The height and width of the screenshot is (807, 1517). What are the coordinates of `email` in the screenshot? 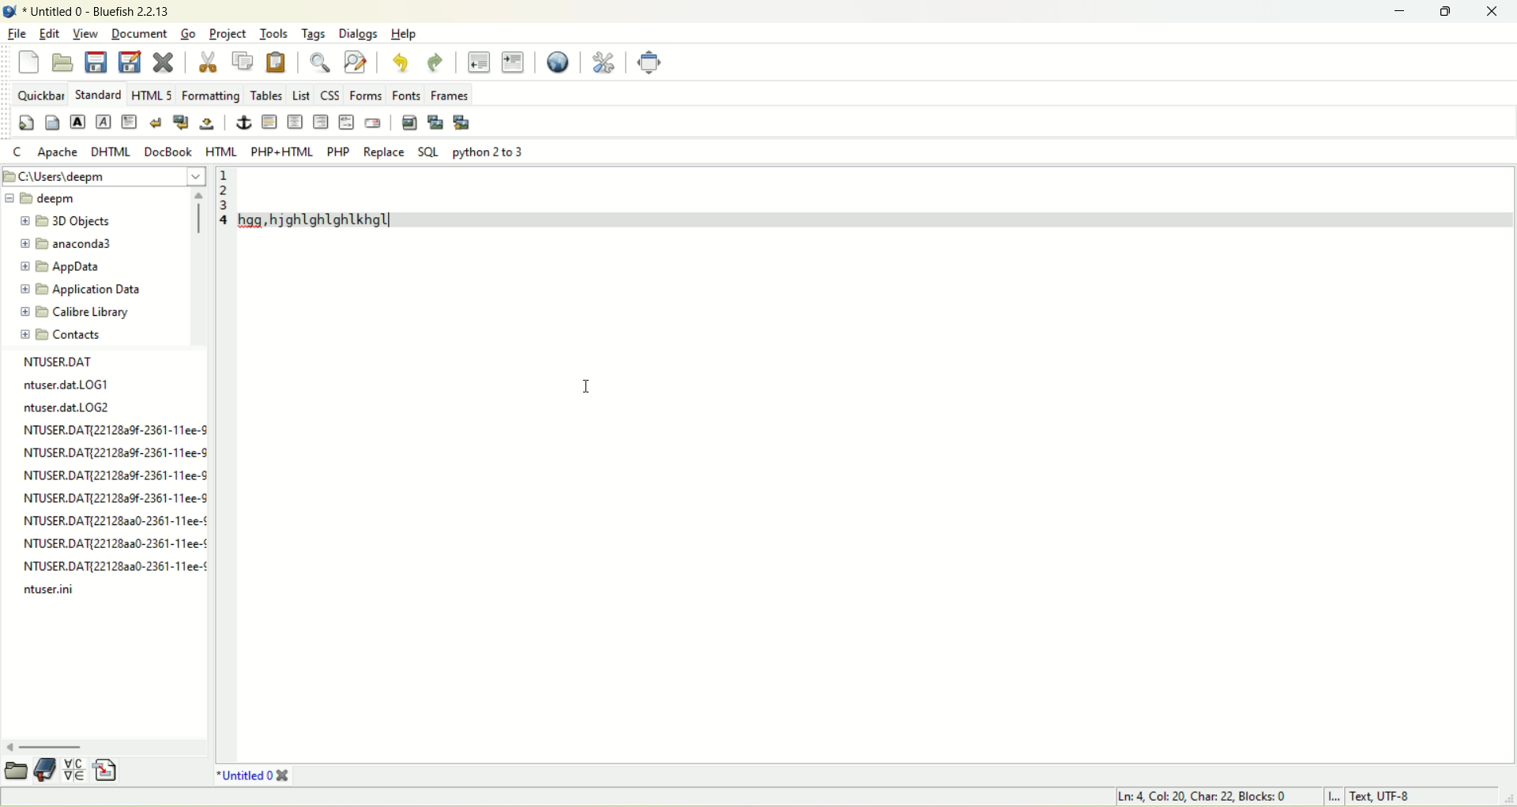 It's located at (372, 124).